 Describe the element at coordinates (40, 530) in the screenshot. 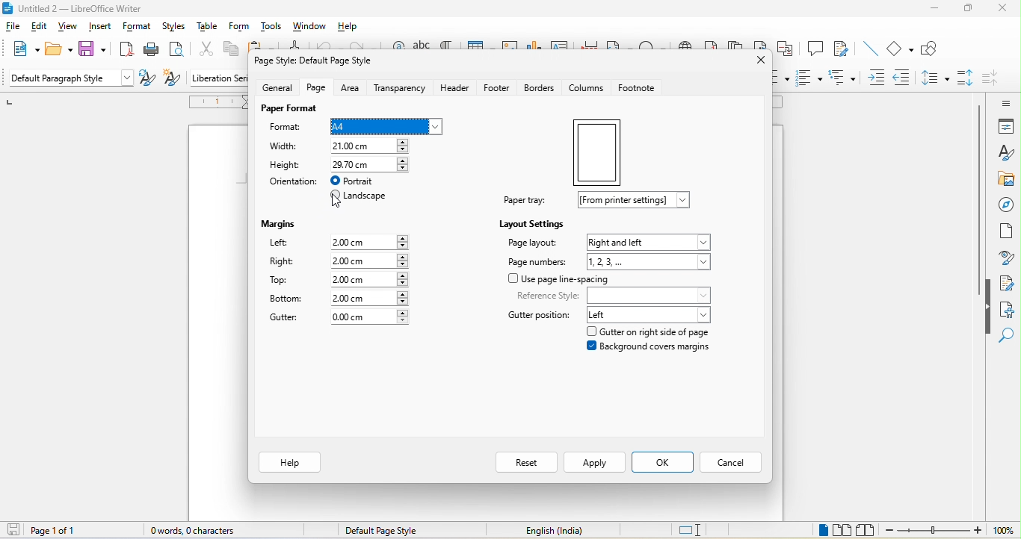

I see `page 1 of 1` at that location.